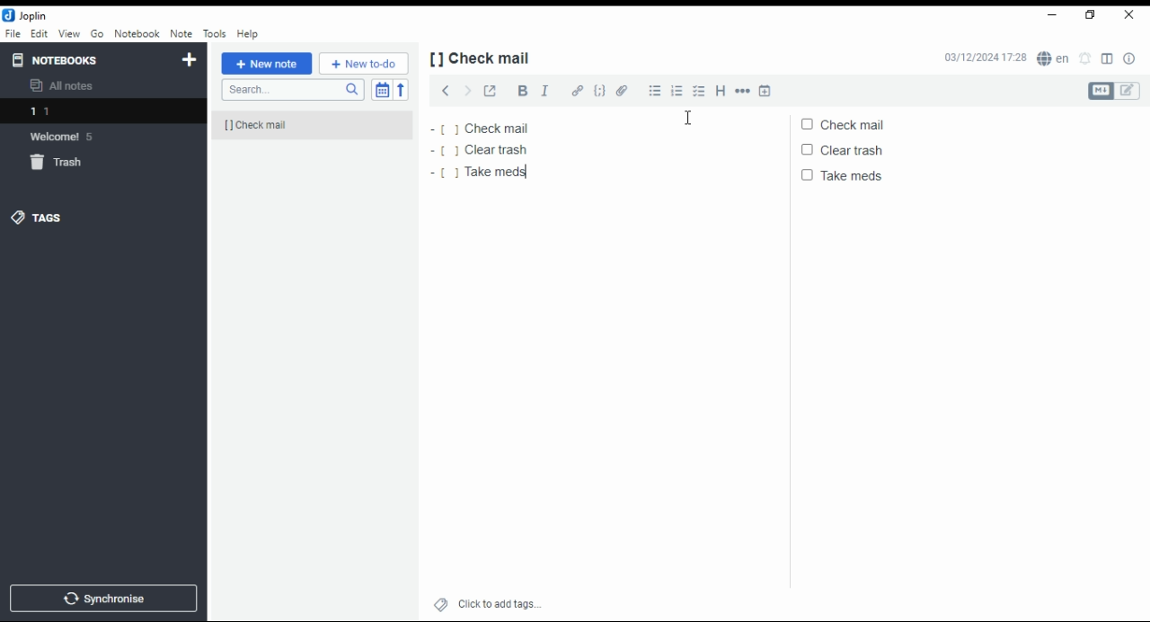 The height and width of the screenshot is (622, 1150). What do you see at coordinates (13, 34) in the screenshot?
I see `file` at bounding box center [13, 34].